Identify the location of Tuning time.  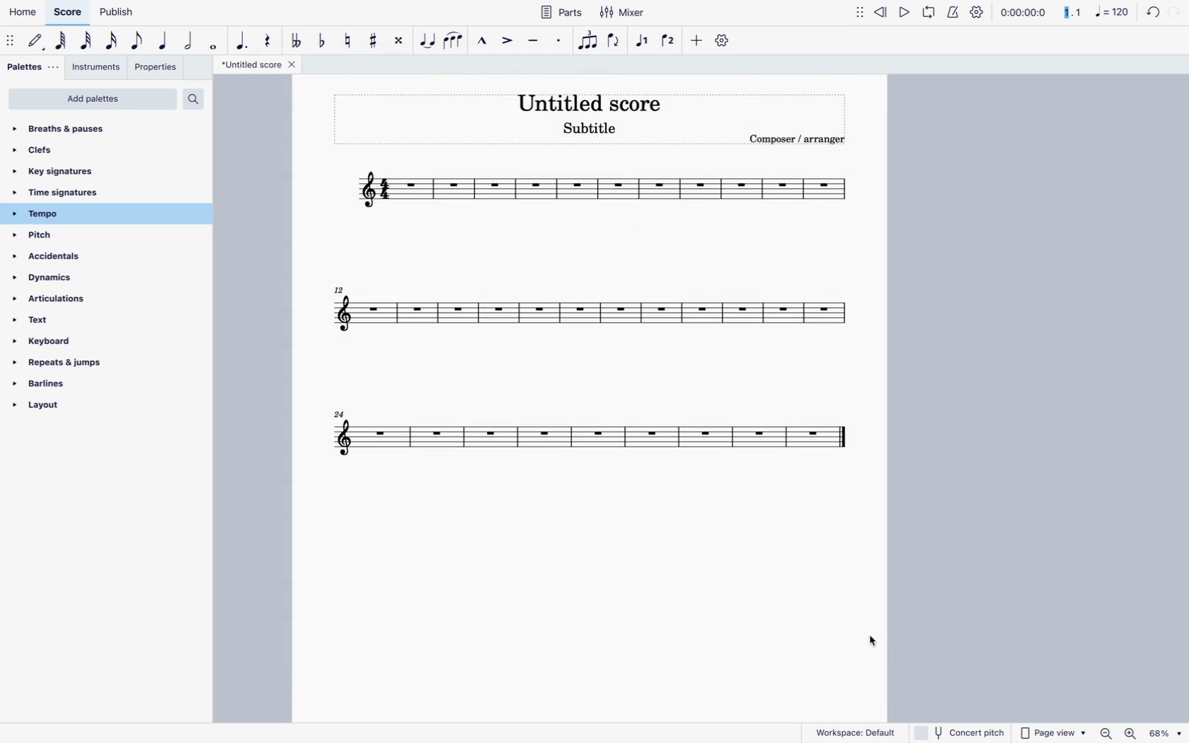
(1061, 13).